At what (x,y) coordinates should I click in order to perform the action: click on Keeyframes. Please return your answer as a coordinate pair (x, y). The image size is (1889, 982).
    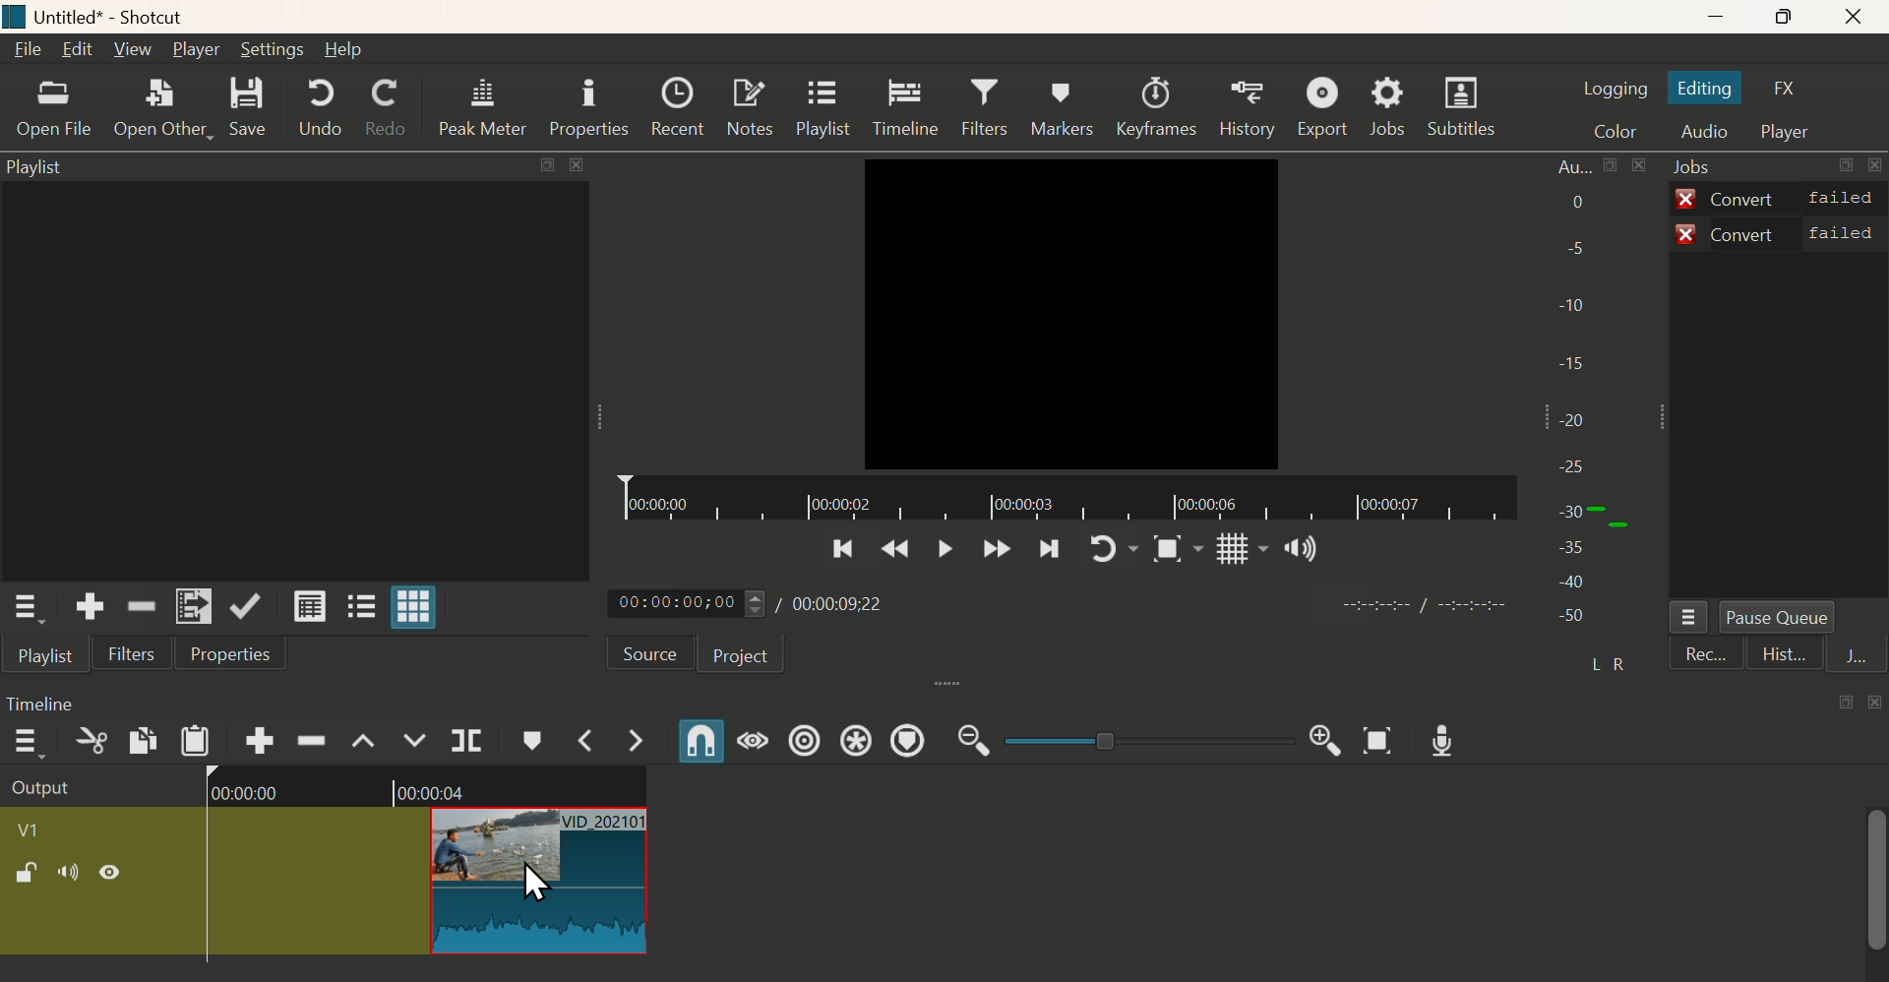
    Looking at the image, I should click on (1160, 108).